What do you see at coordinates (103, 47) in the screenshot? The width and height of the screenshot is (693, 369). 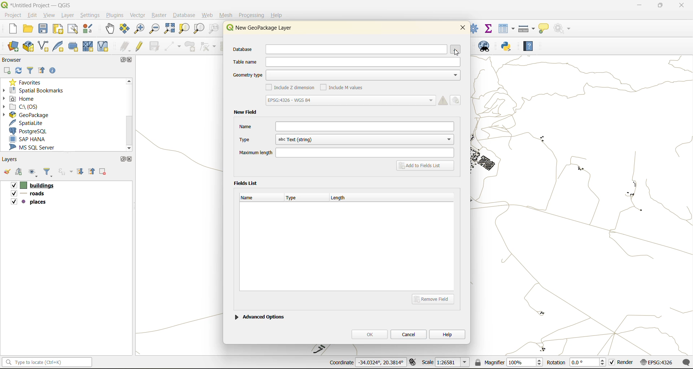 I see `new virtual layer` at bounding box center [103, 47].